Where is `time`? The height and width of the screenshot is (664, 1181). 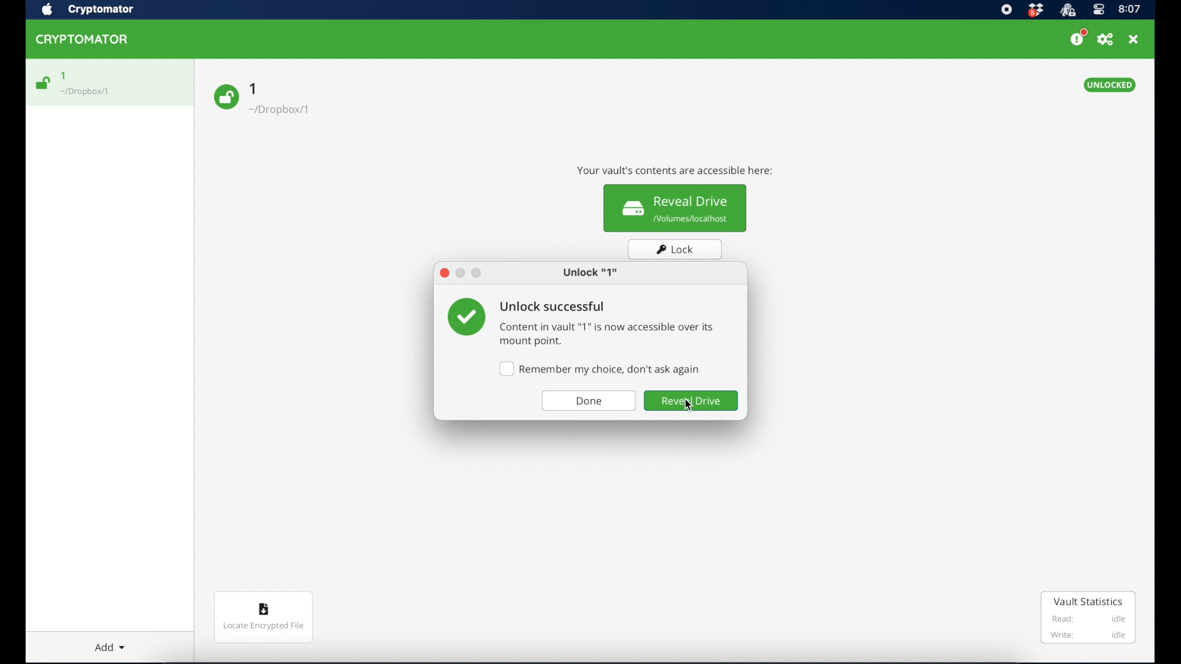
time is located at coordinates (1130, 9).